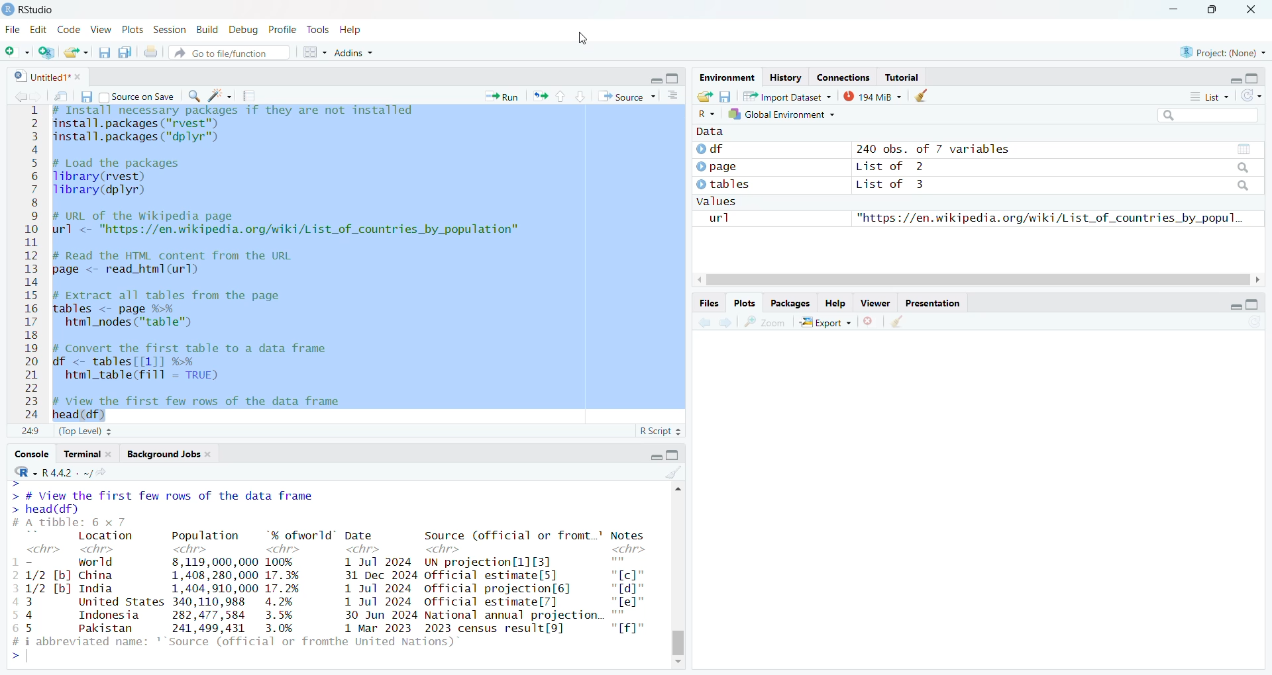 Image resolution: width=1272 pixels, height=675 pixels. What do you see at coordinates (17, 51) in the screenshot?
I see `new file` at bounding box center [17, 51].